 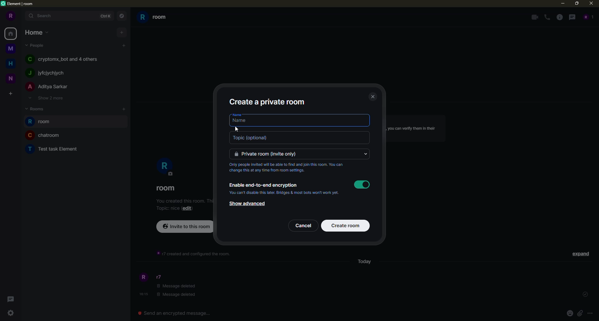 What do you see at coordinates (416, 131) in the screenshot?
I see `info` at bounding box center [416, 131].